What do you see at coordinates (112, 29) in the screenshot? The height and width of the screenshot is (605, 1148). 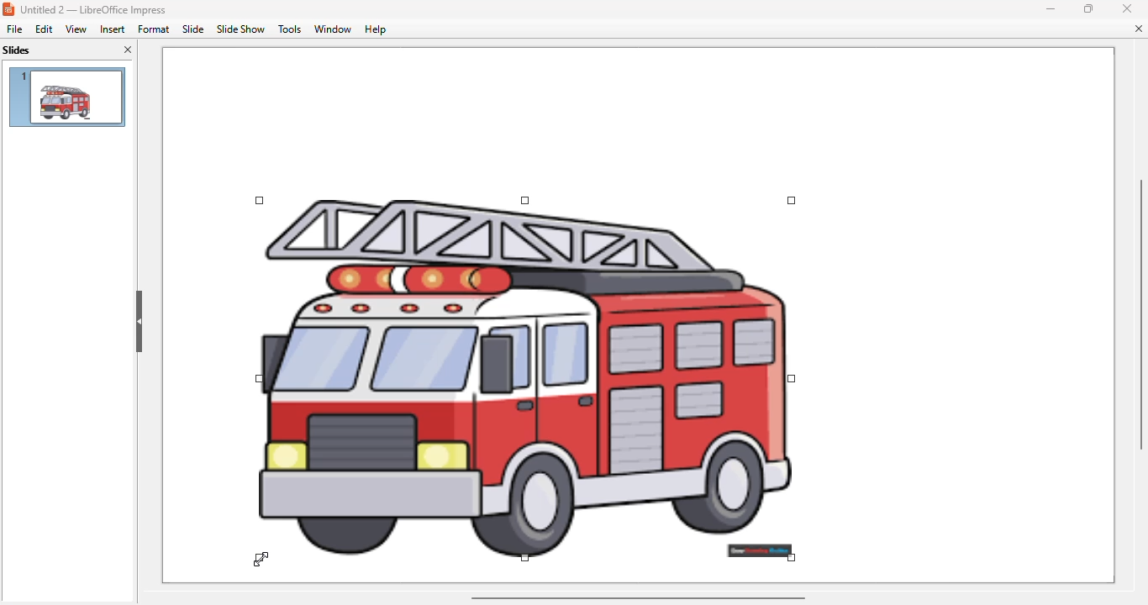 I see `insert` at bounding box center [112, 29].